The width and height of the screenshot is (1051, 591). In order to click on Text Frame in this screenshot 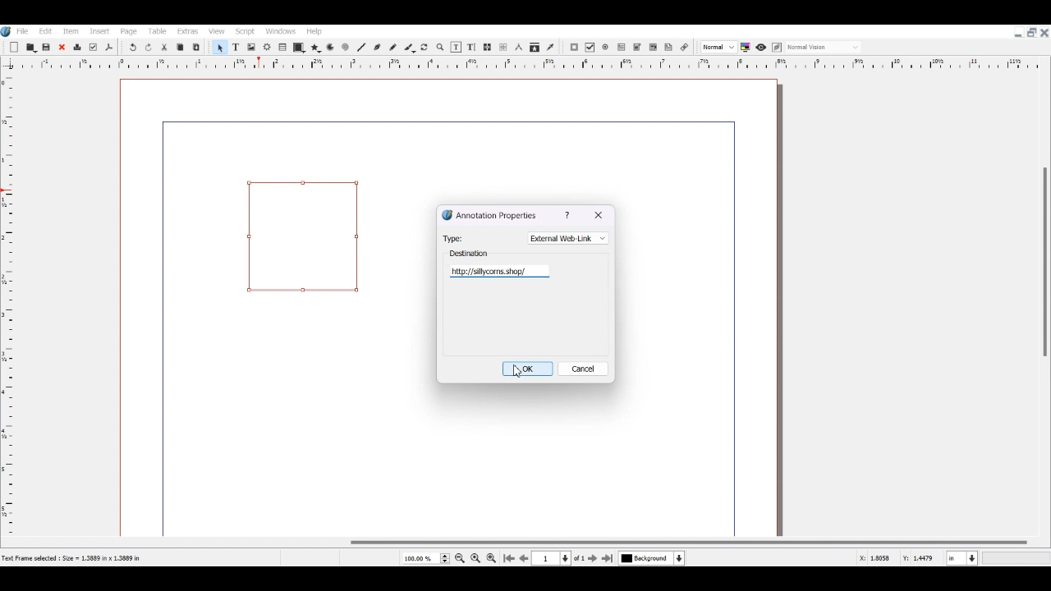, I will do `click(236, 47)`.